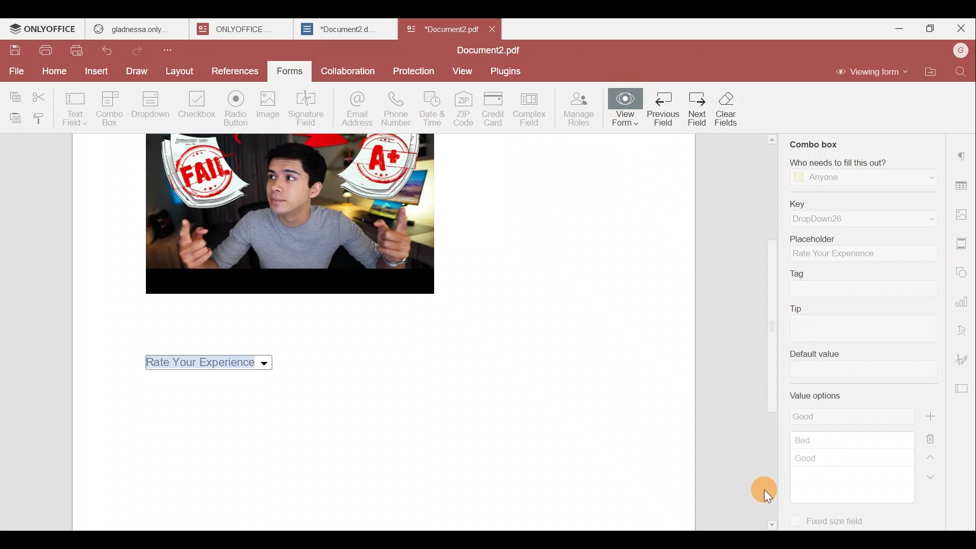 Image resolution: width=976 pixels, height=549 pixels. Describe the element at coordinates (625, 107) in the screenshot. I see `View form` at that location.